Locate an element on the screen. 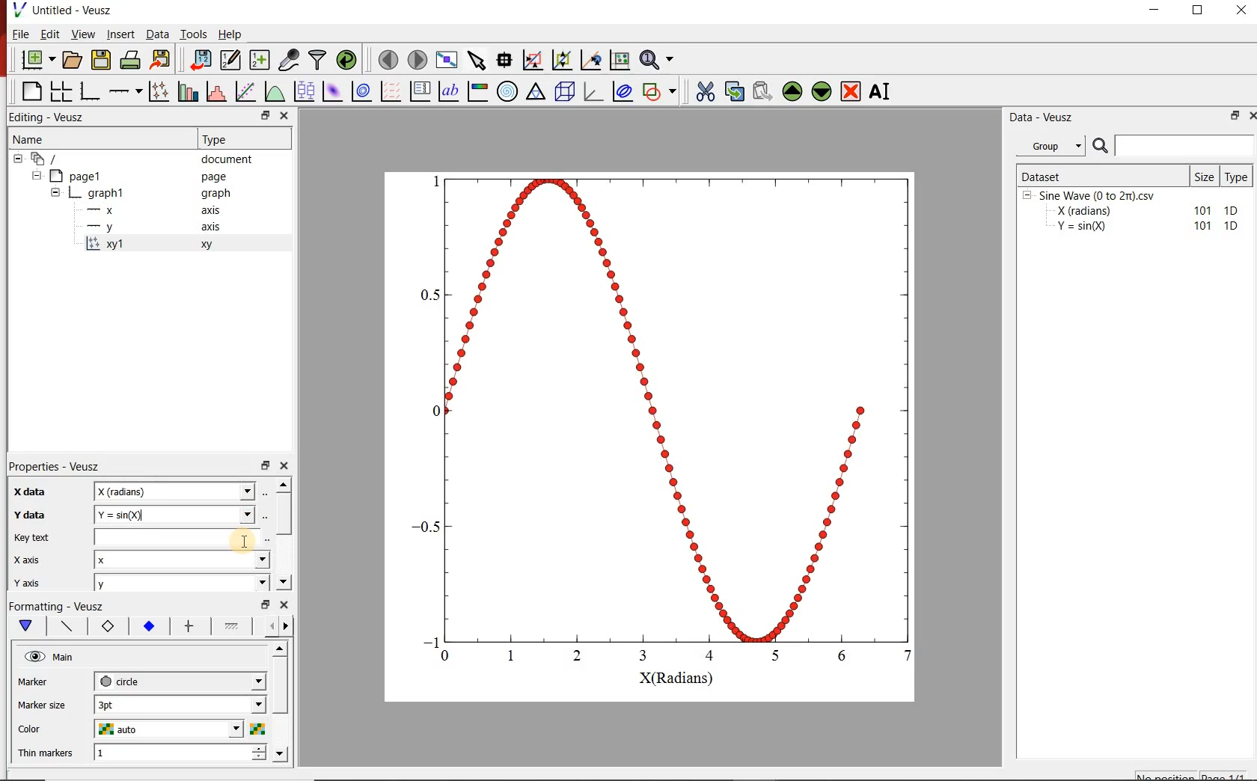 The width and height of the screenshot is (1257, 781). go to previous page is located at coordinates (388, 59).